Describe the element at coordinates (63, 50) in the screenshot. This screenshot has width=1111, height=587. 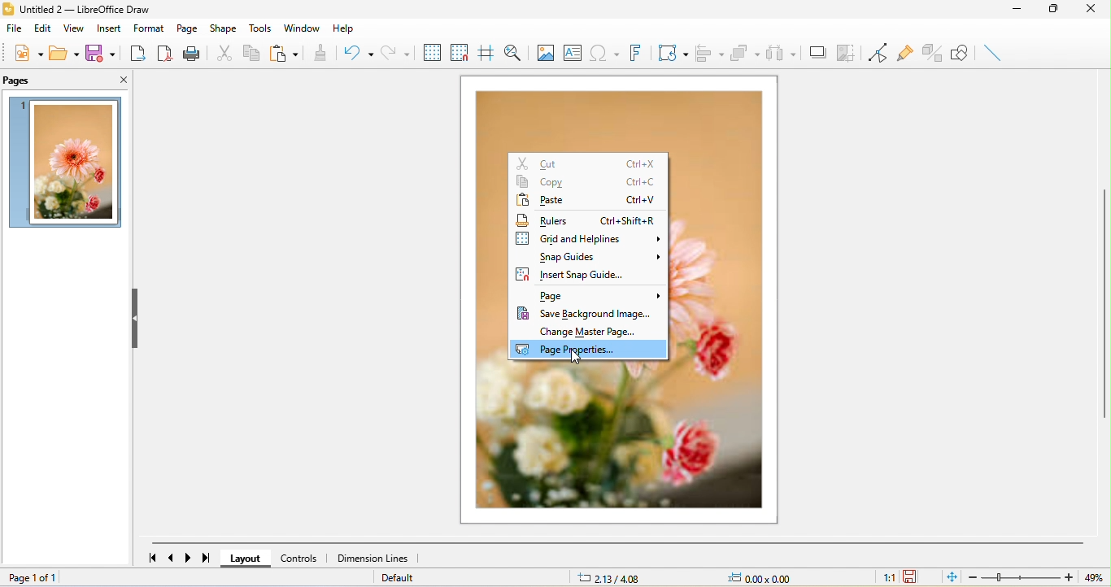
I see `open` at that location.